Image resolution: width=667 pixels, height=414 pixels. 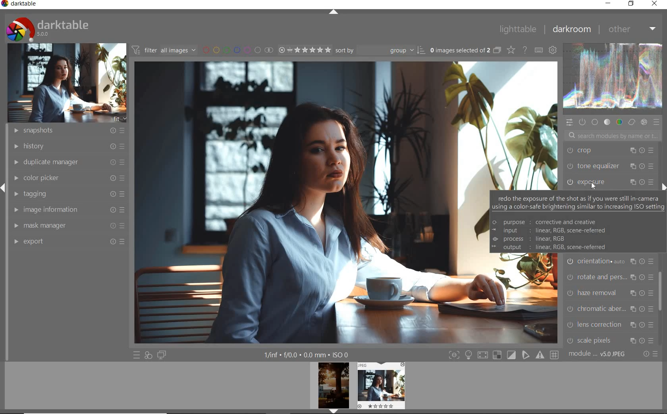 What do you see at coordinates (47, 28) in the screenshot?
I see `SYSTEM LOGO & NAME` at bounding box center [47, 28].